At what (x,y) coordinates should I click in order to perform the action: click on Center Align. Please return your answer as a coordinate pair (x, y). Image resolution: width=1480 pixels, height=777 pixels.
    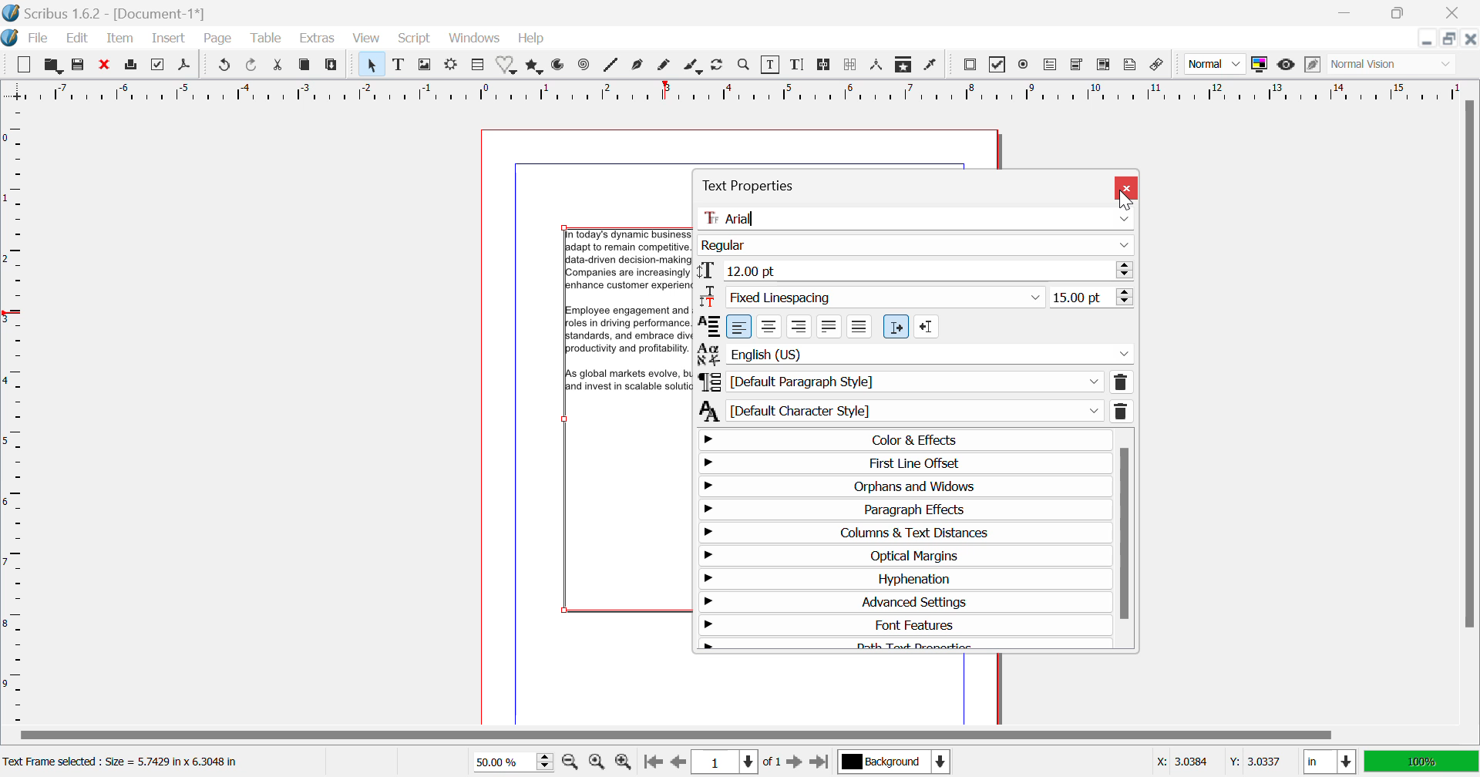
    Looking at the image, I should click on (769, 327).